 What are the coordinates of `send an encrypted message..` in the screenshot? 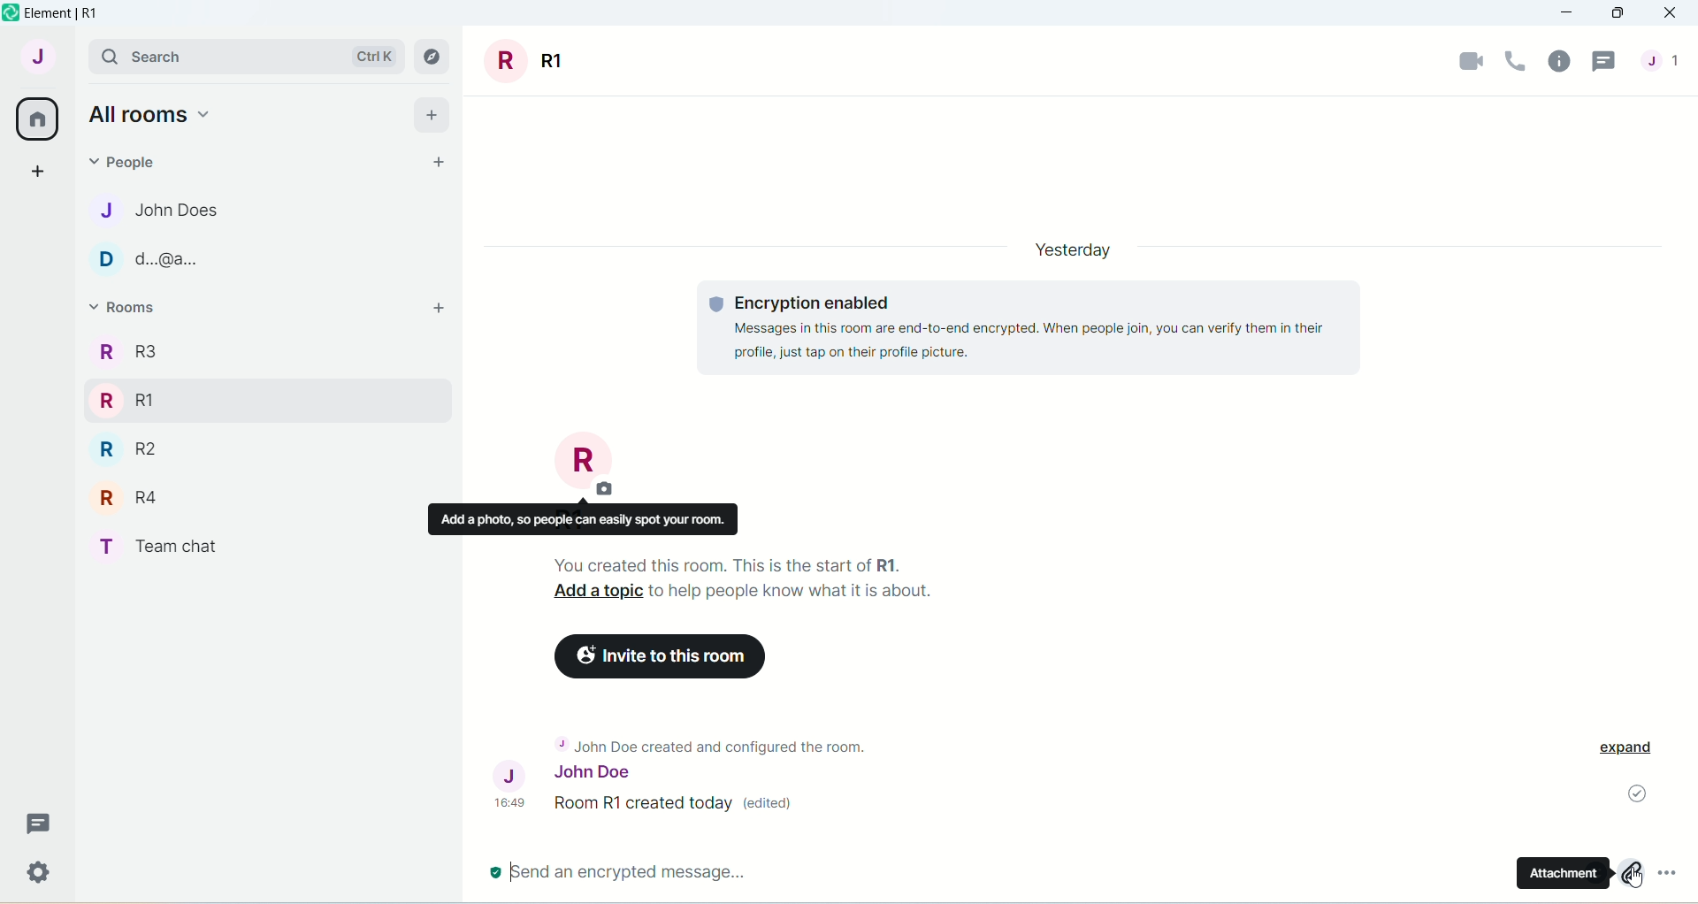 It's located at (619, 871).